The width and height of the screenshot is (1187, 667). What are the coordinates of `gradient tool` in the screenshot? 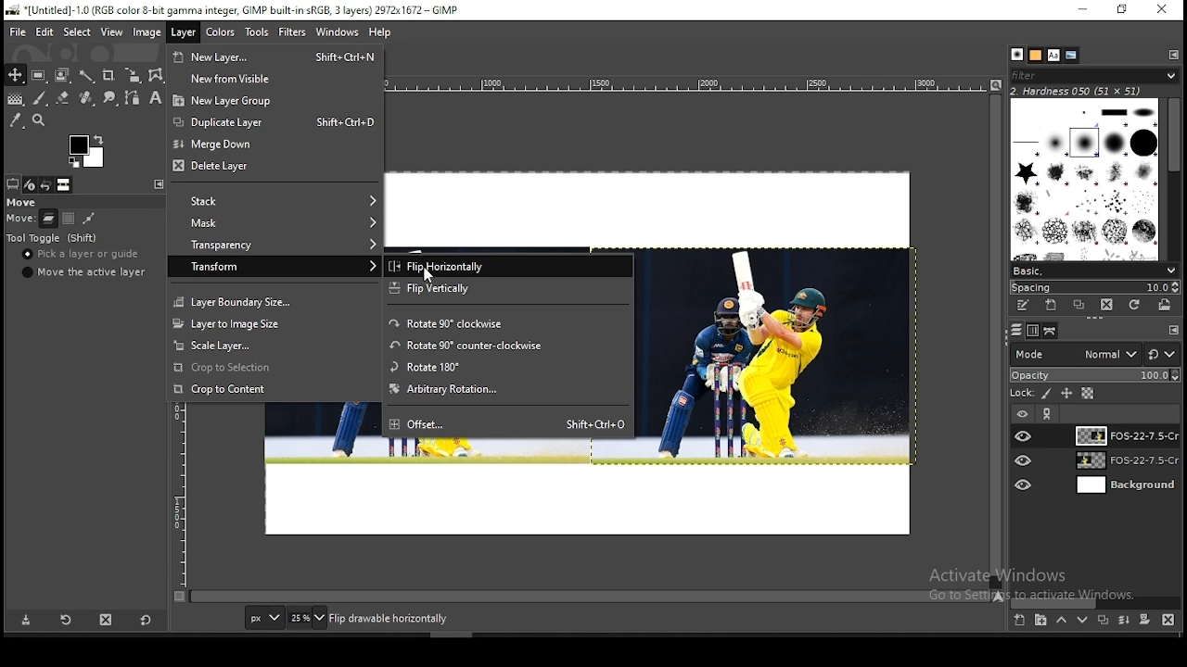 It's located at (15, 100).